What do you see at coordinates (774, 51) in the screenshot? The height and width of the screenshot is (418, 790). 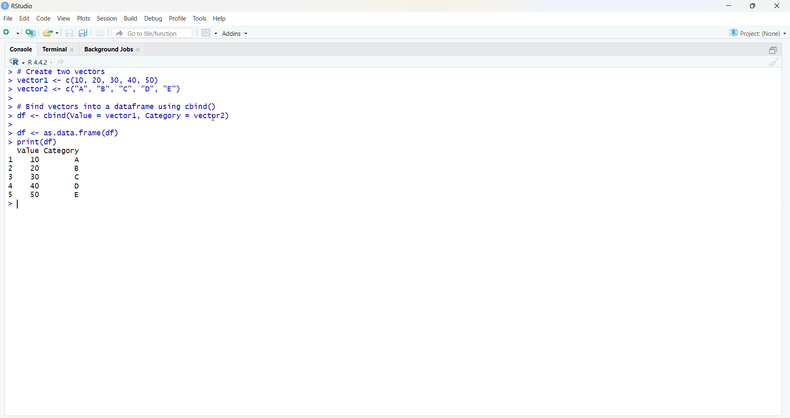 I see `minimize` at bounding box center [774, 51].